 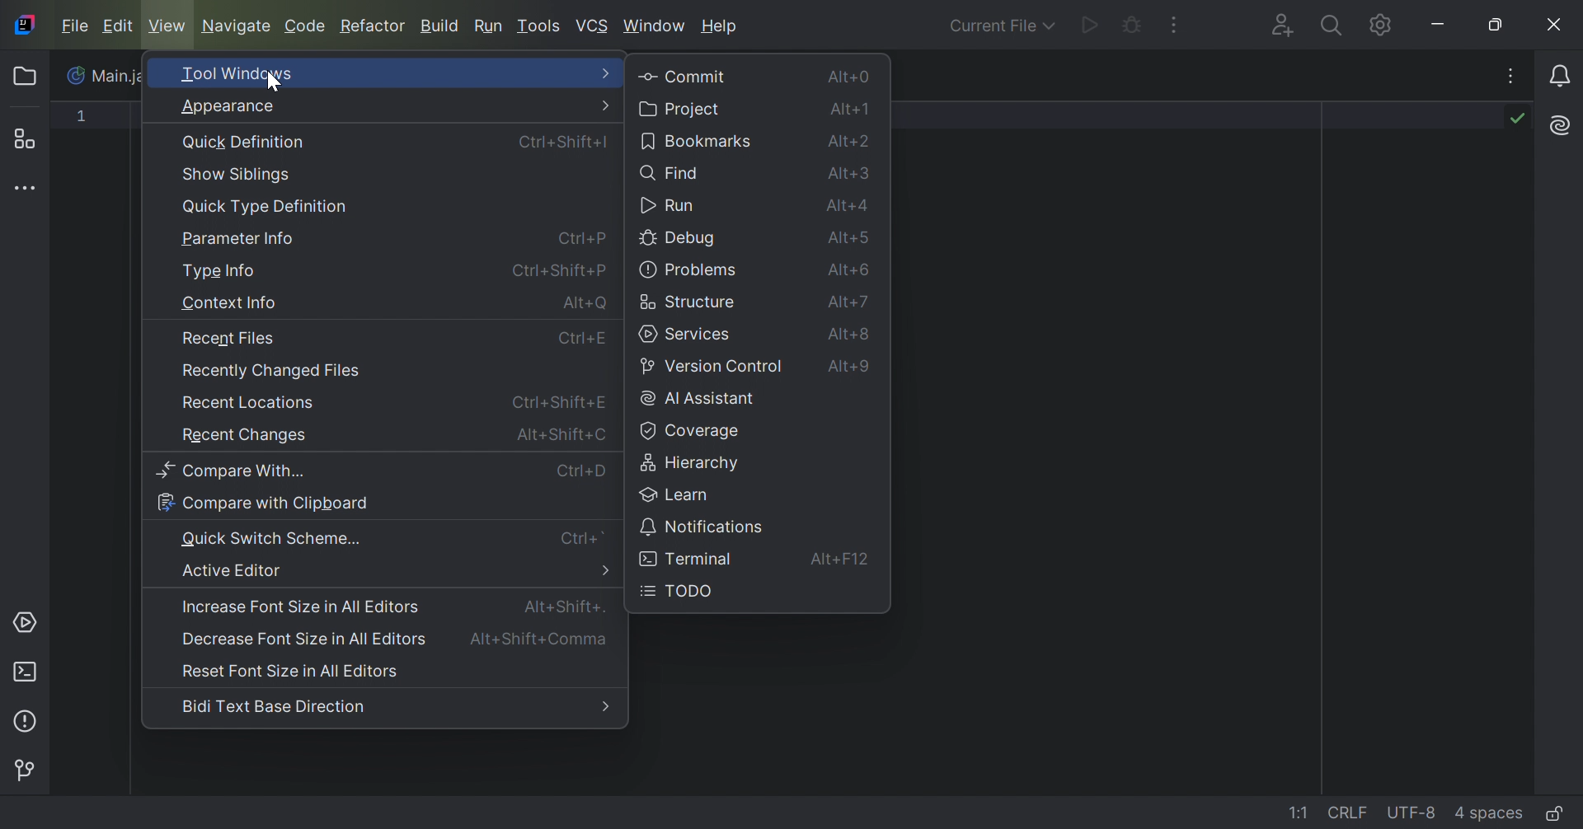 I want to click on Commit, so click(x=683, y=77).